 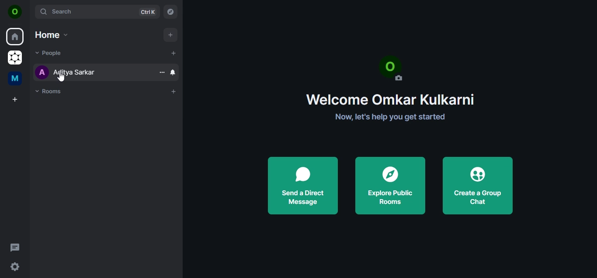 I want to click on home, so click(x=16, y=37).